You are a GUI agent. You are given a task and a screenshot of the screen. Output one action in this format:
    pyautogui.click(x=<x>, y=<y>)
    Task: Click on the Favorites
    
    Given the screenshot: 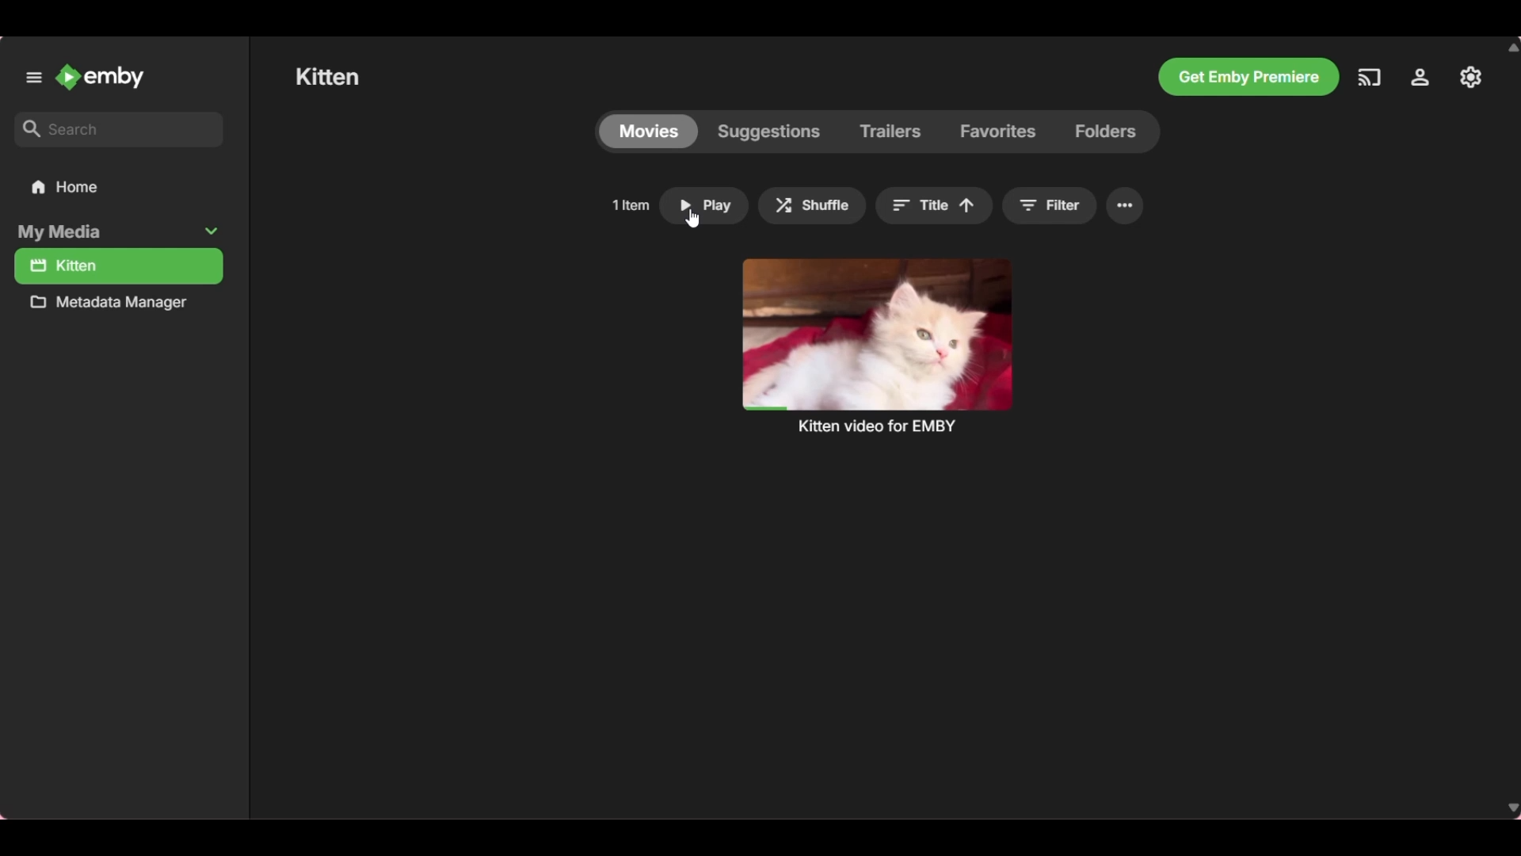 What is the action you would take?
    pyautogui.click(x=998, y=132)
    